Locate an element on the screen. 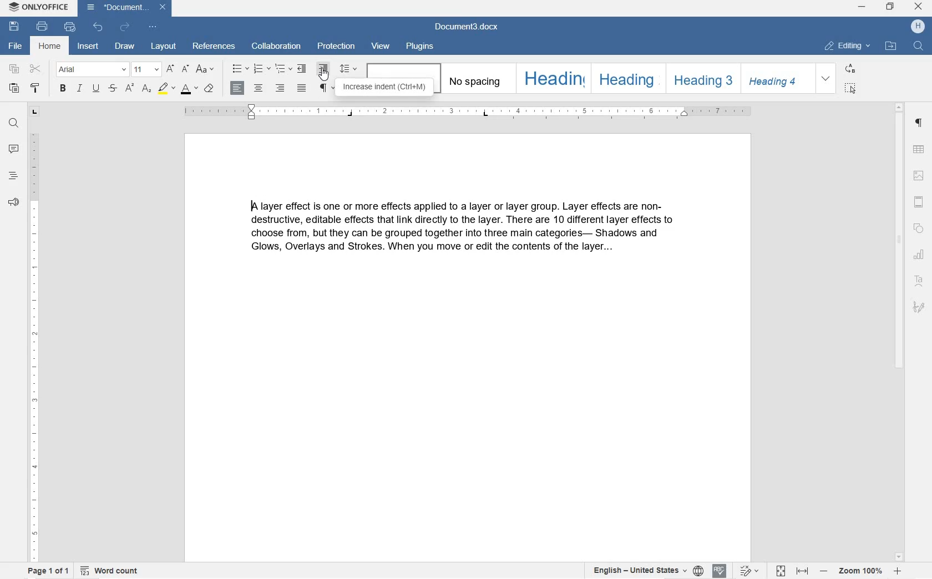 This screenshot has height=579, width=932. REDO is located at coordinates (124, 28).